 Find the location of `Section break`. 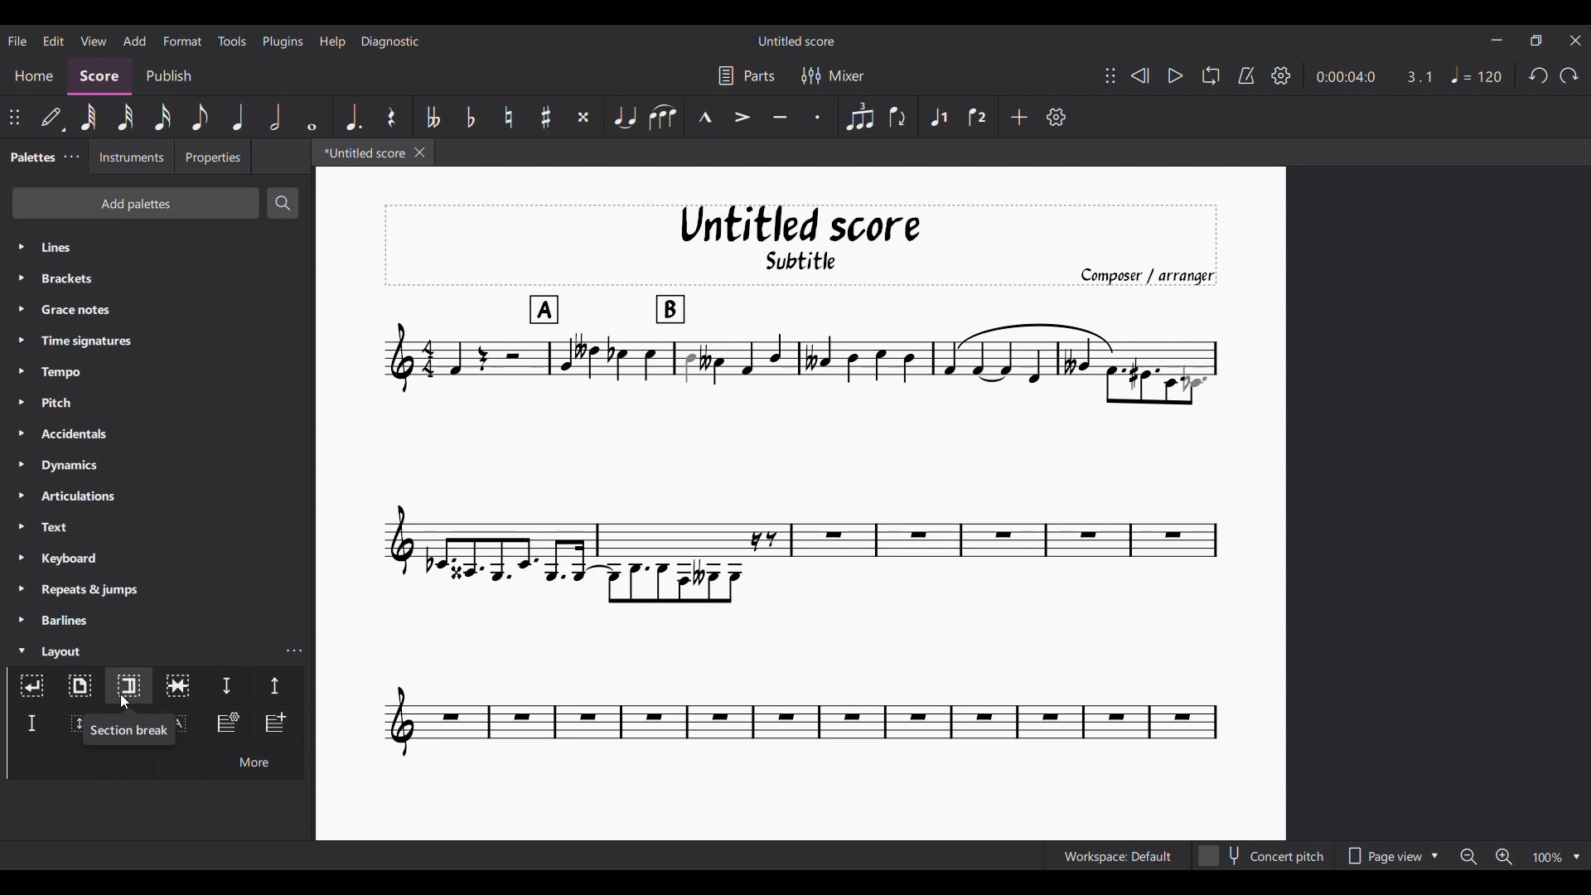

Section break is located at coordinates (128, 730).